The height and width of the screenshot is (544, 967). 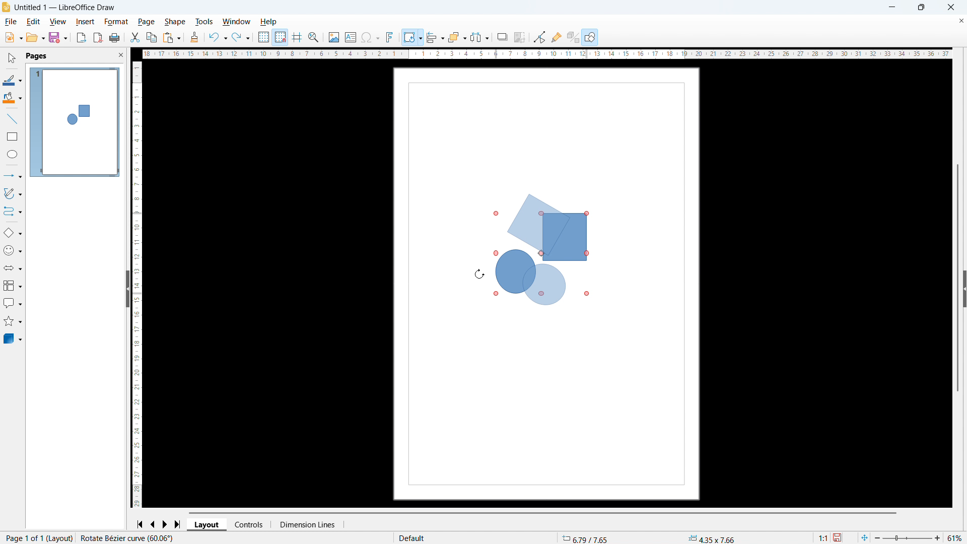 I want to click on Maximise , so click(x=921, y=7).